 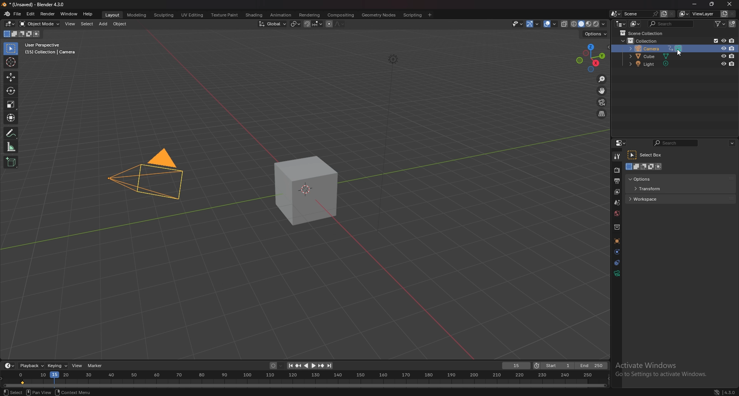 I want to click on add scene, so click(x=663, y=14).